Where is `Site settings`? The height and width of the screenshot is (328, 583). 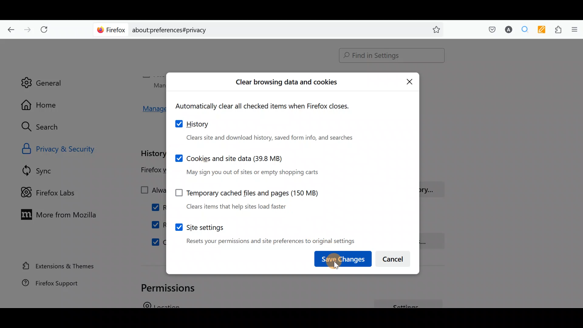
Site settings is located at coordinates (264, 231).